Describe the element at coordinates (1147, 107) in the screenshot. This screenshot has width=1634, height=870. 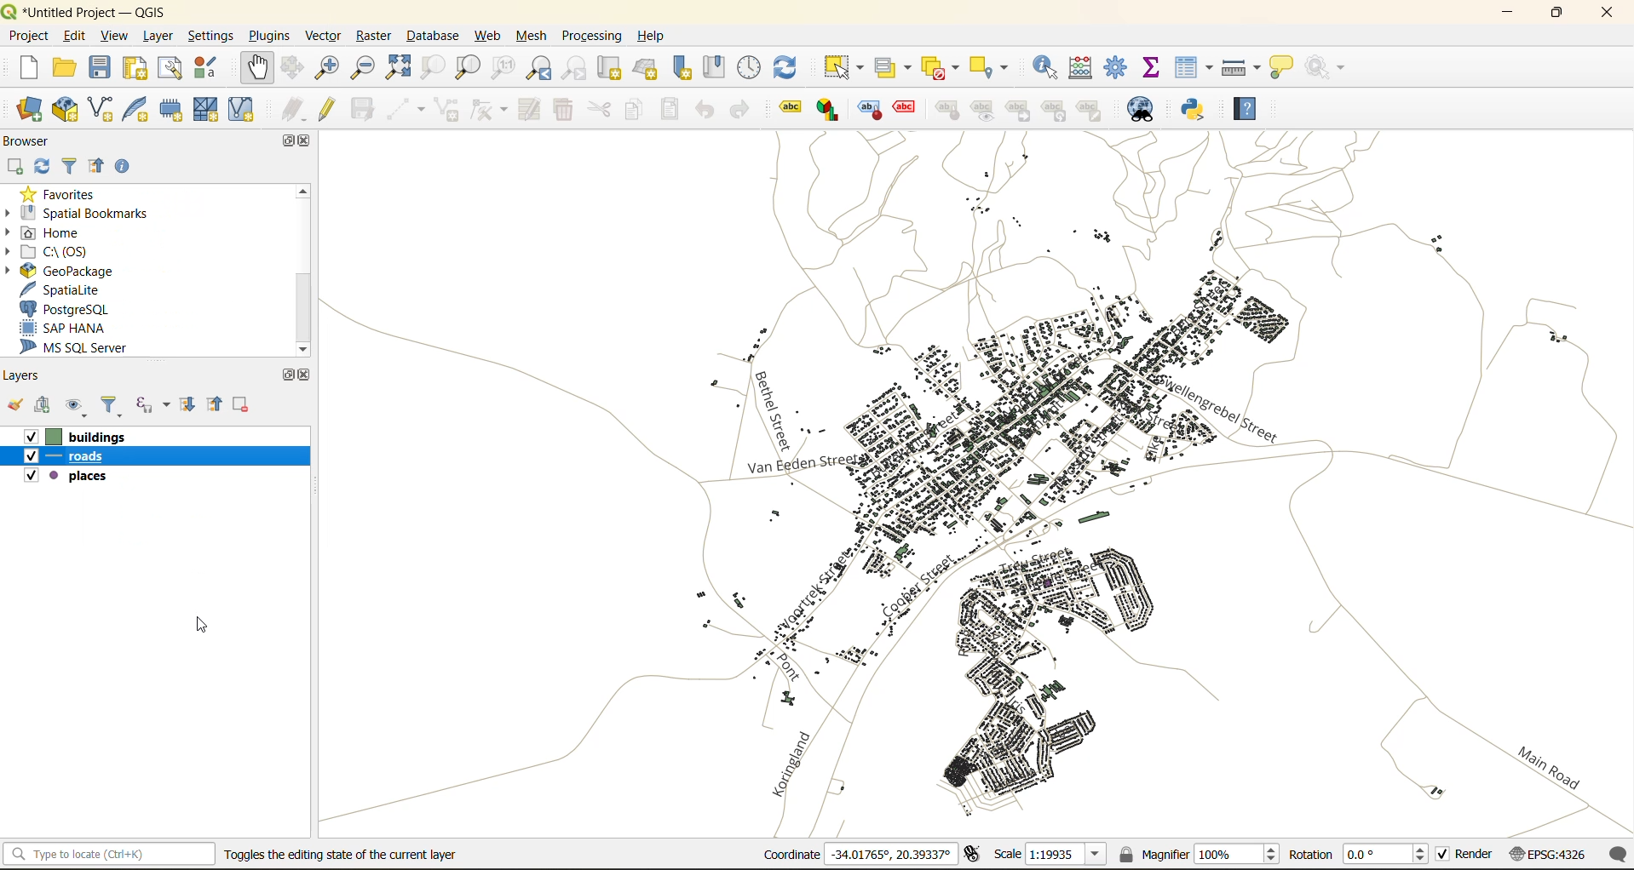
I see `metasearch` at that location.